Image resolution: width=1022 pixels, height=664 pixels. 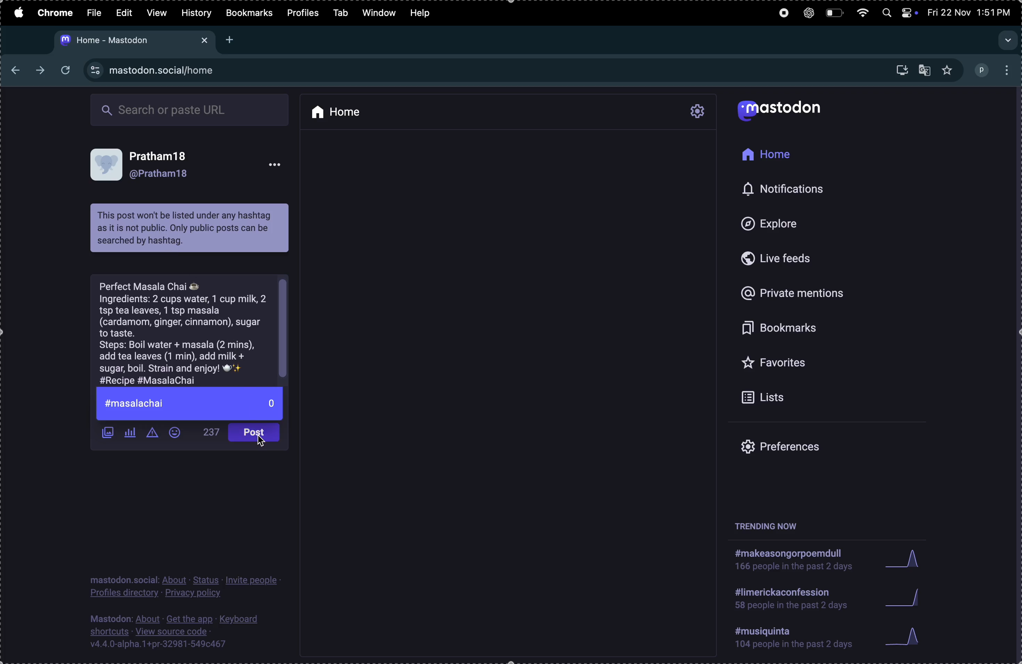 I want to click on battery, so click(x=833, y=12).